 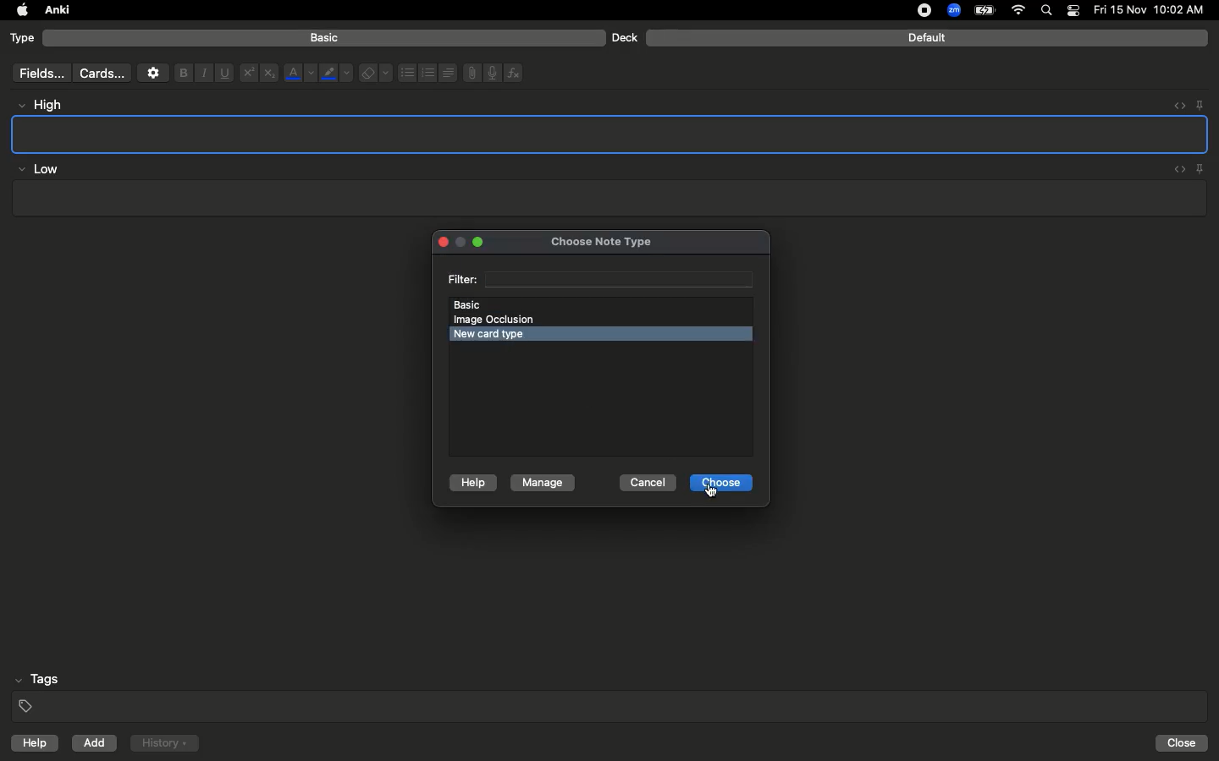 I want to click on Marker, so click(x=336, y=74).